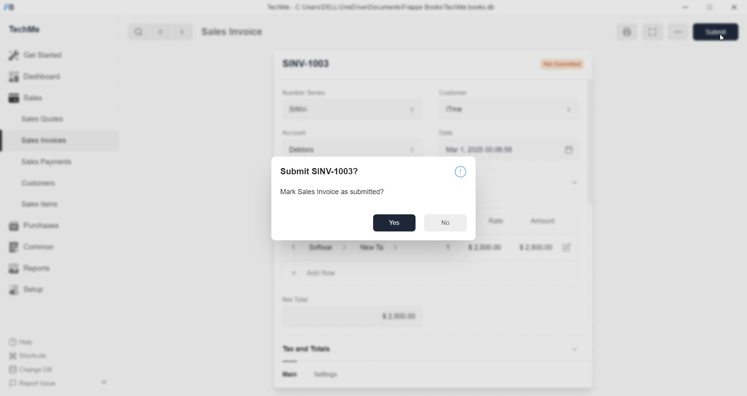  What do you see at coordinates (342, 192) in the screenshot?
I see `Mark Sales Invoice as submitted?` at bounding box center [342, 192].